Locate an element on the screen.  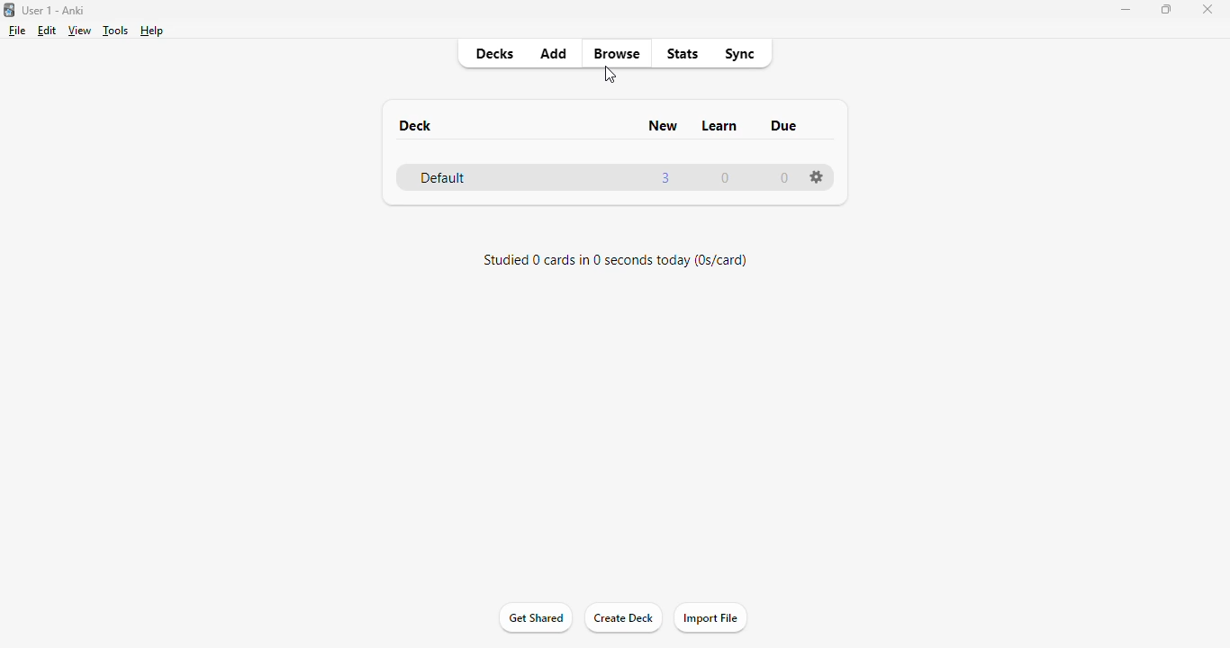
due is located at coordinates (785, 125).